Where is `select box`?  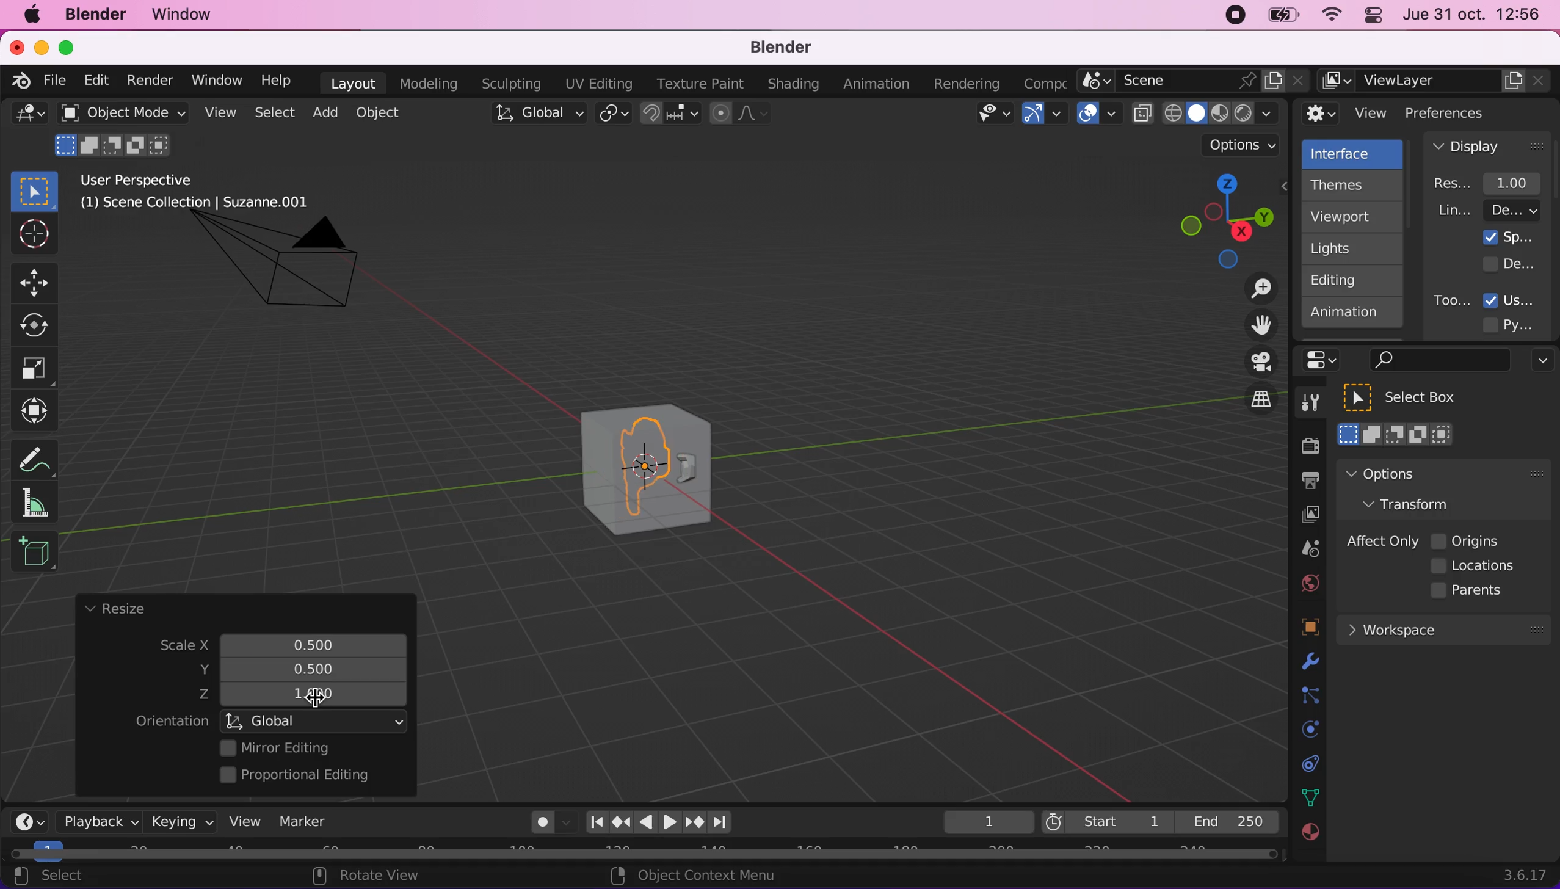
select box is located at coordinates (34, 191).